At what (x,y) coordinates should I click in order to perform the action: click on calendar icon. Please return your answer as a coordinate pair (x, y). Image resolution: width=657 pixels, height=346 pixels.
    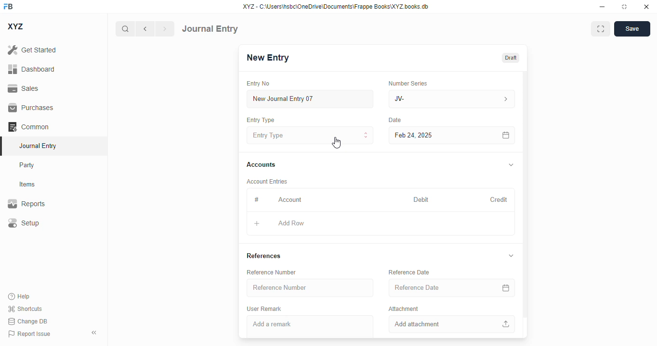
    Looking at the image, I should click on (506, 135).